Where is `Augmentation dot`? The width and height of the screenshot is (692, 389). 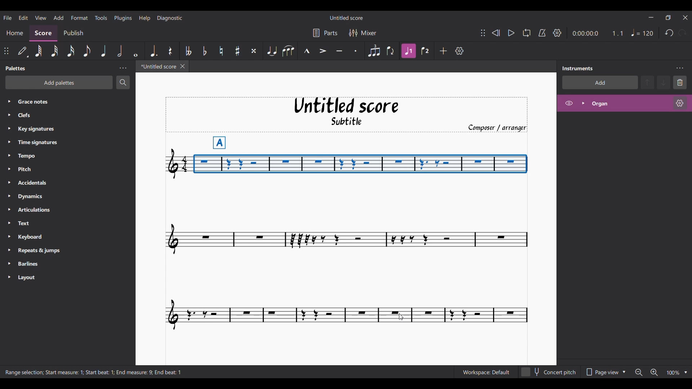
Augmentation dot is located at coordinates (154, 50).